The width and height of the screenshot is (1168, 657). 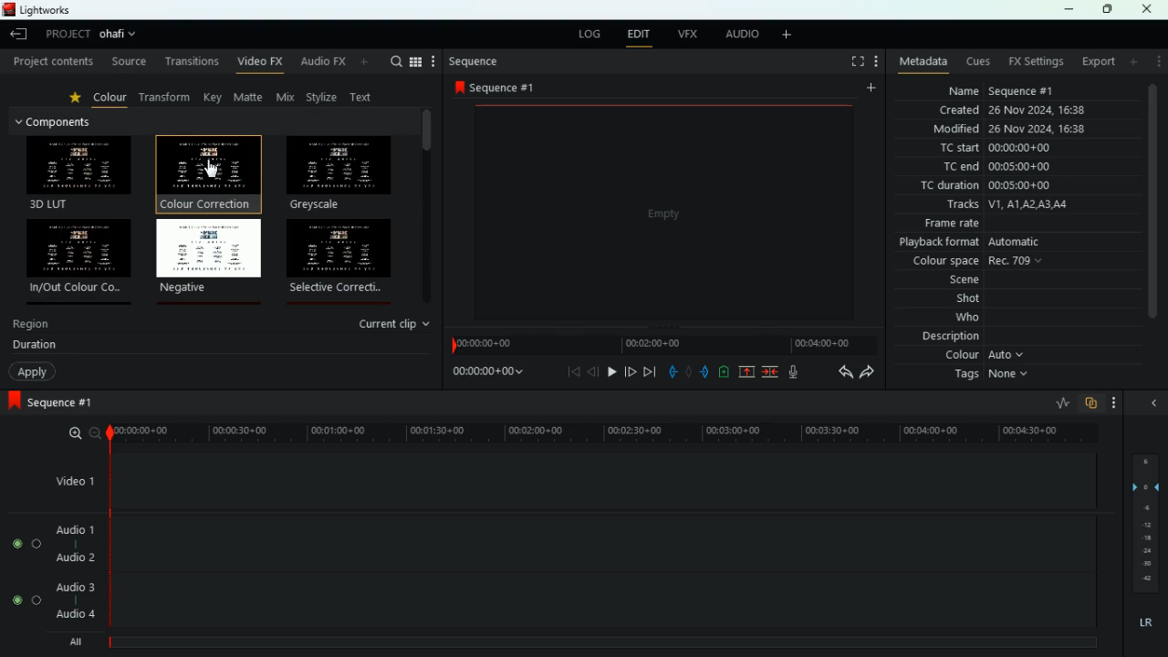 I want to click on matte, so click(x=250, y=98).